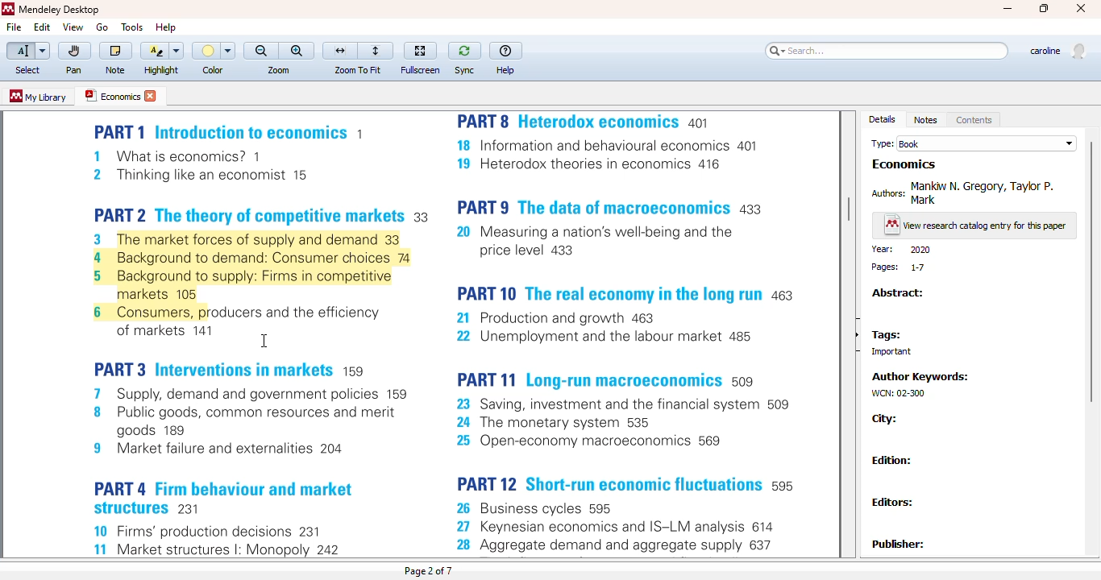 Image resolution: width=1101 pixels, height=580 pixels. Describe the element at coordinates (966, 192) in the screenshot. I see `authors: Mankiw N. Gregory Taylor P. Mark` at that location.